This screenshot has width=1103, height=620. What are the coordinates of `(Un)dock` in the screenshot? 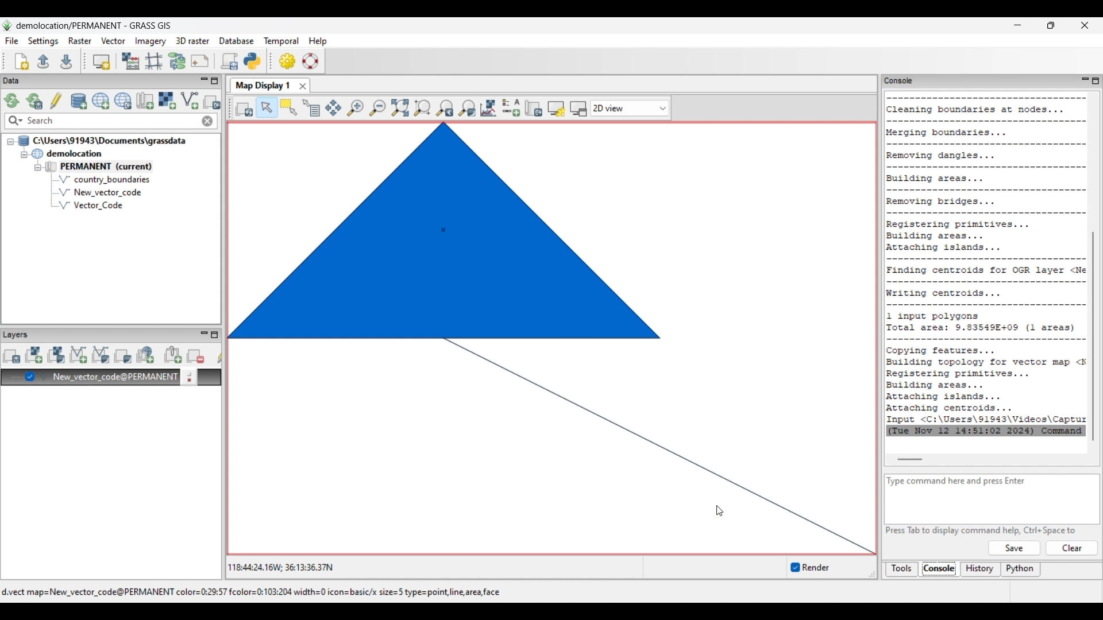 It's located at (579, 109).